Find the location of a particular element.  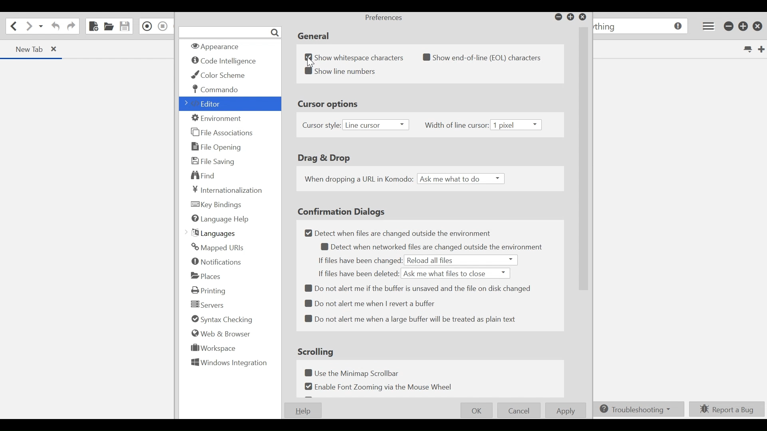

When dropping a URL in Komodo: is located at coordinates (358, 179).